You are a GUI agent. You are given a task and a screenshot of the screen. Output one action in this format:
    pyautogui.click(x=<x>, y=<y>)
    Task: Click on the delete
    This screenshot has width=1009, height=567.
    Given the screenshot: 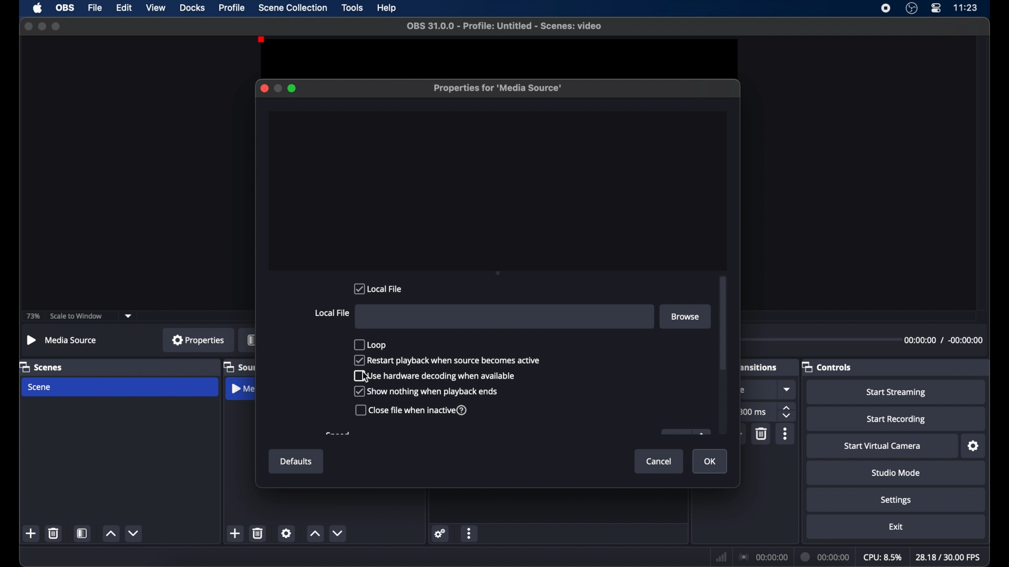 What is the action you would take?
    pyautogui.click(x=761, y=434)
    